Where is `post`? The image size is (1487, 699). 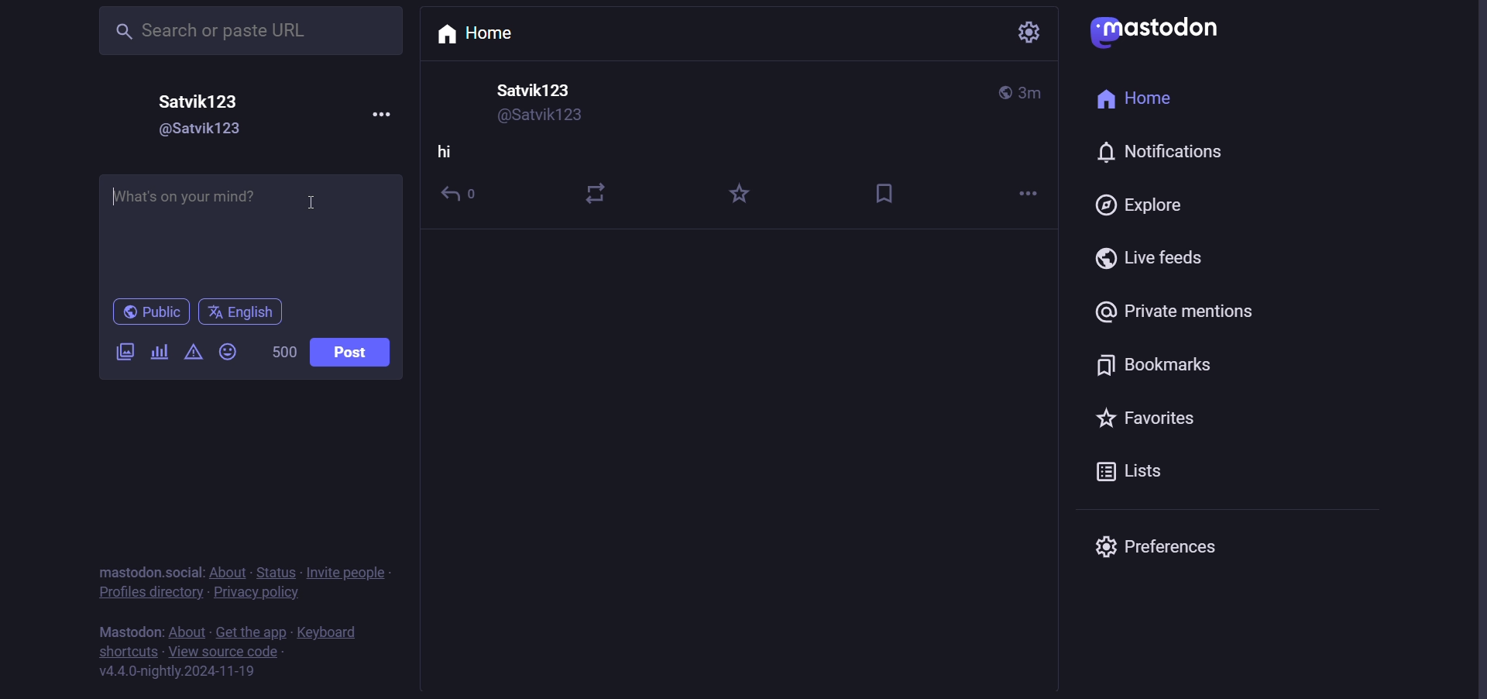 post is located at coordinates (354, 353).